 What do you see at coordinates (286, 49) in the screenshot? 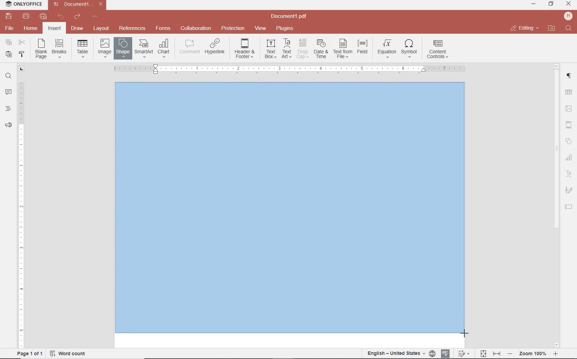
I see `INSERT TEXT ART` at bounding box center [286, 49].